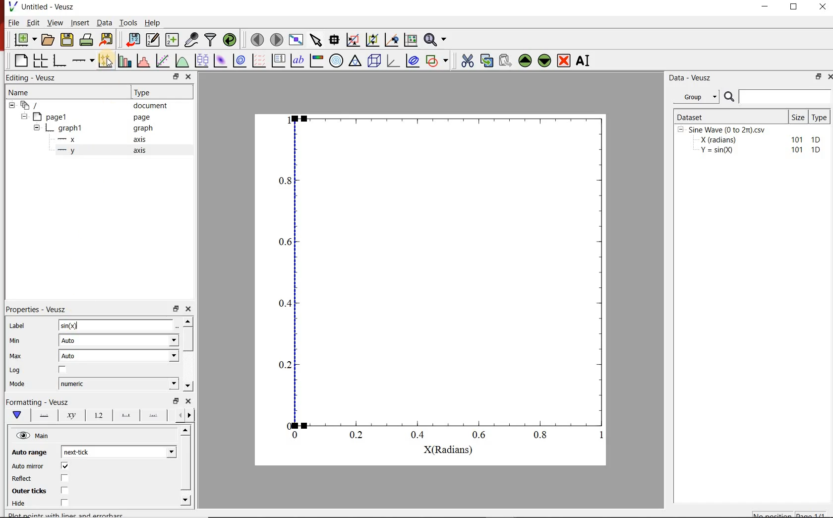  What do you see at coordinates (142, 118) in the screenshot?
I see `page` at bounding box center [142, 118].